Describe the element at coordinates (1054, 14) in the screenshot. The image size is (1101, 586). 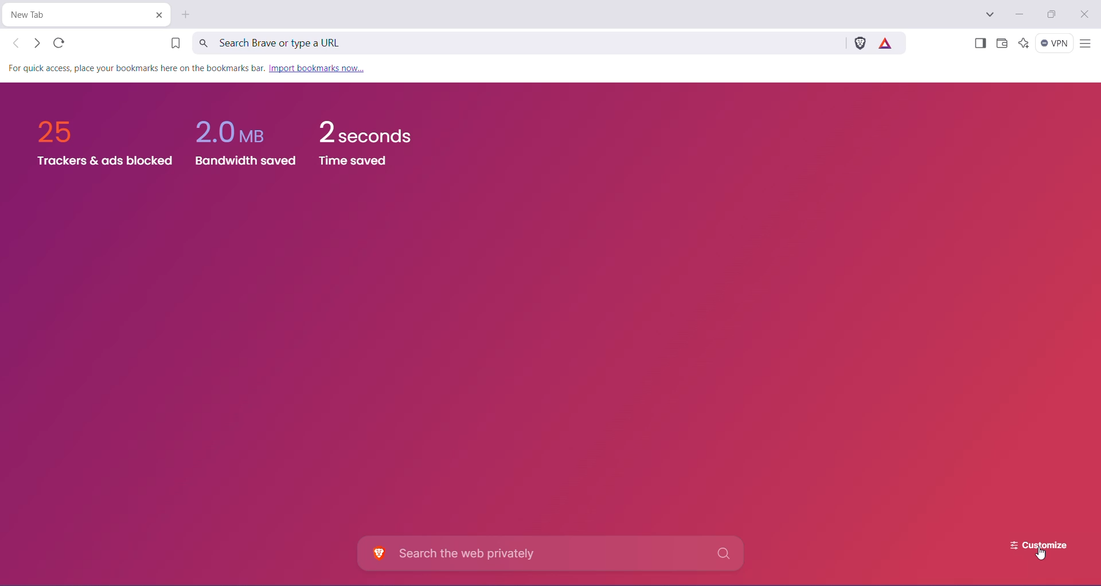
I see `Restore Down` at that location.